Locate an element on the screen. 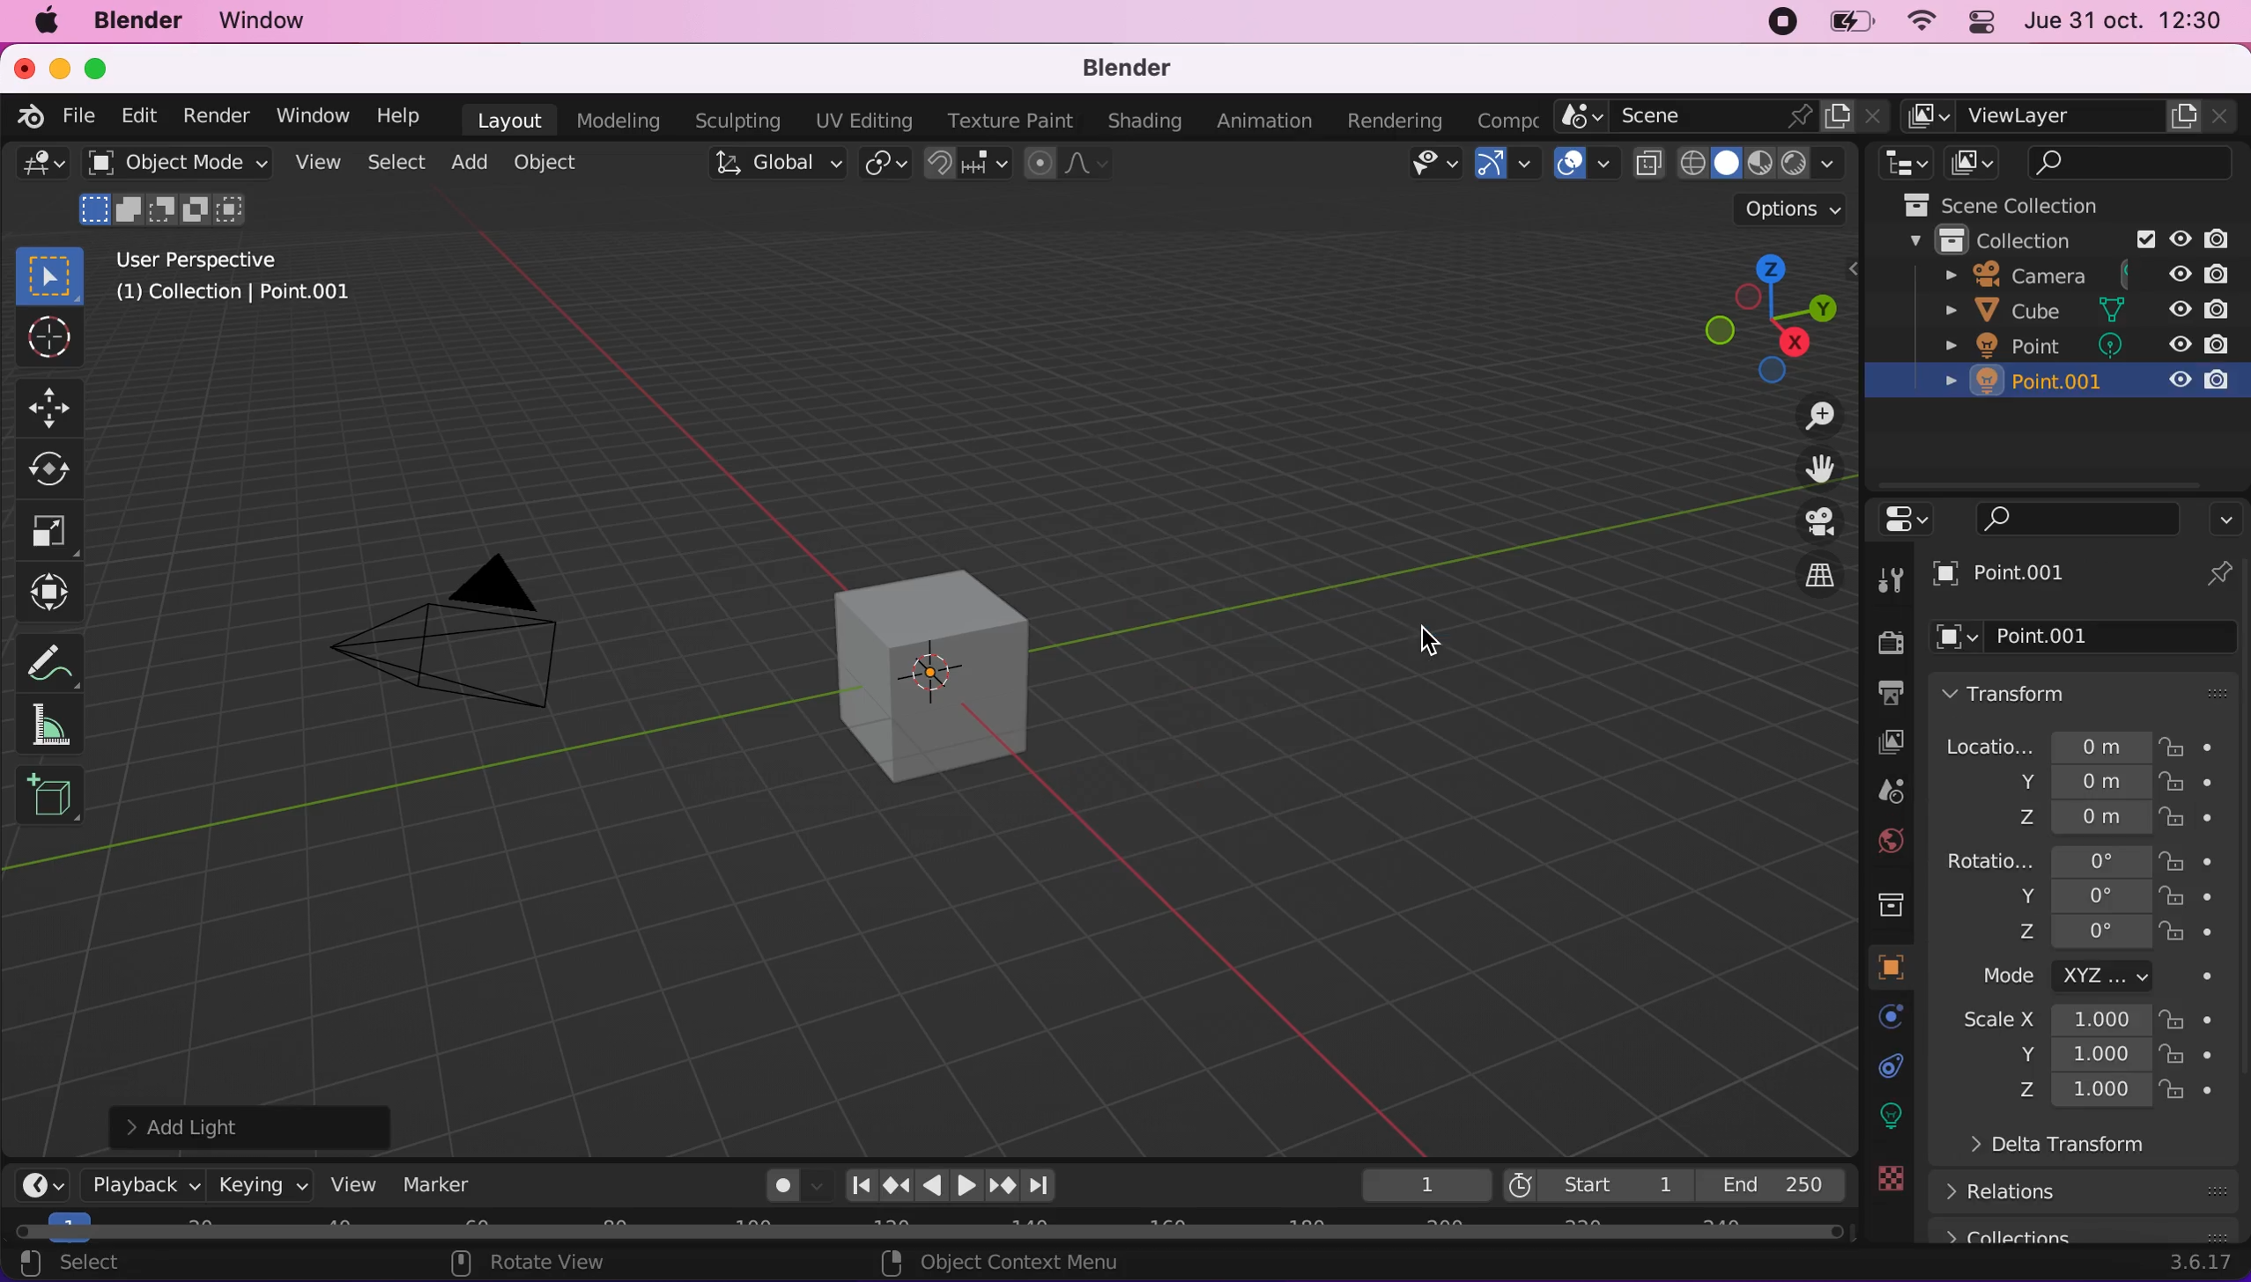  lock is located at coordinates (2201, 785).